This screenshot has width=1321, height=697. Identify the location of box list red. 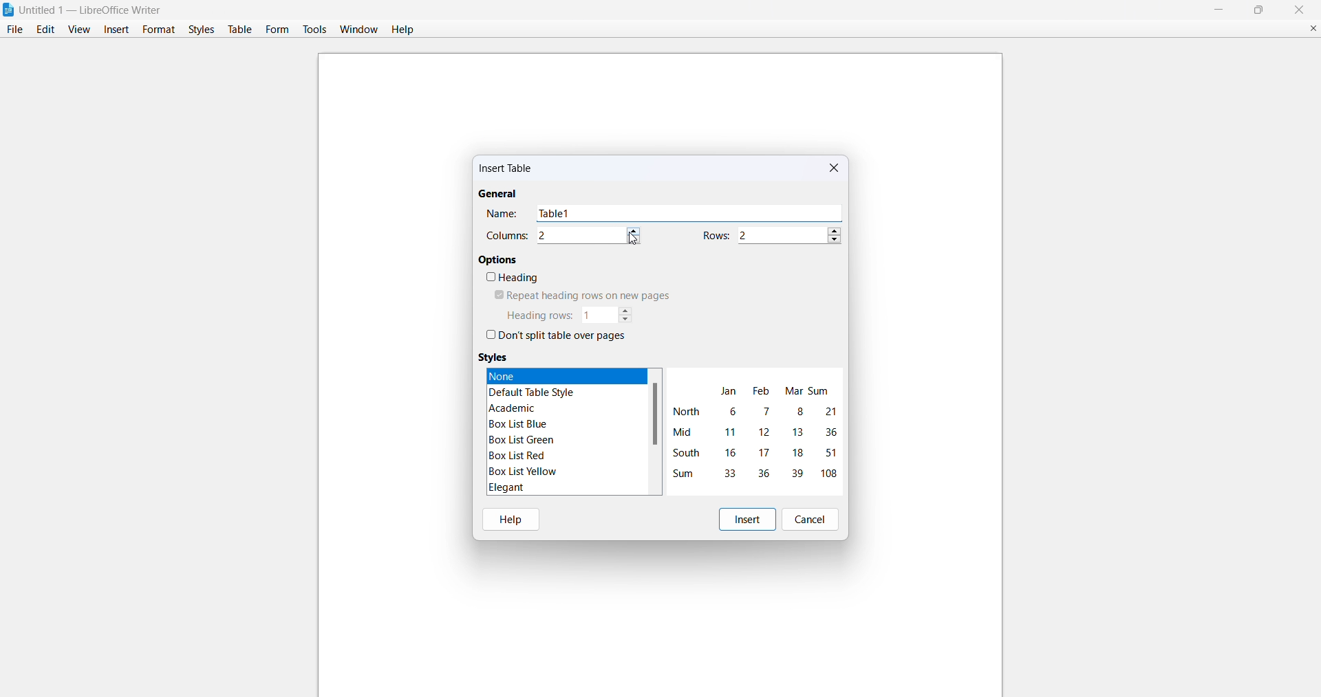
(517, 455).